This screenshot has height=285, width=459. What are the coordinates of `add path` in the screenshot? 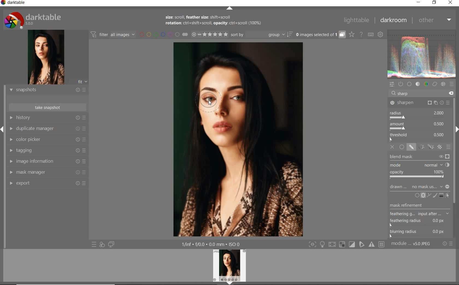 It's located at (429, 195).